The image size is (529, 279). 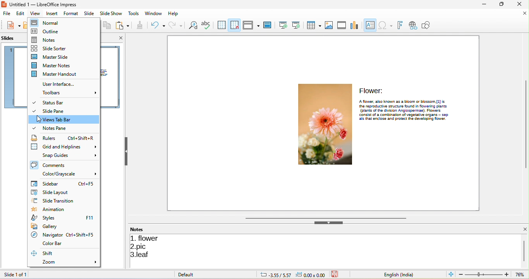 I want to click on notes, so click(x=140, y=229).